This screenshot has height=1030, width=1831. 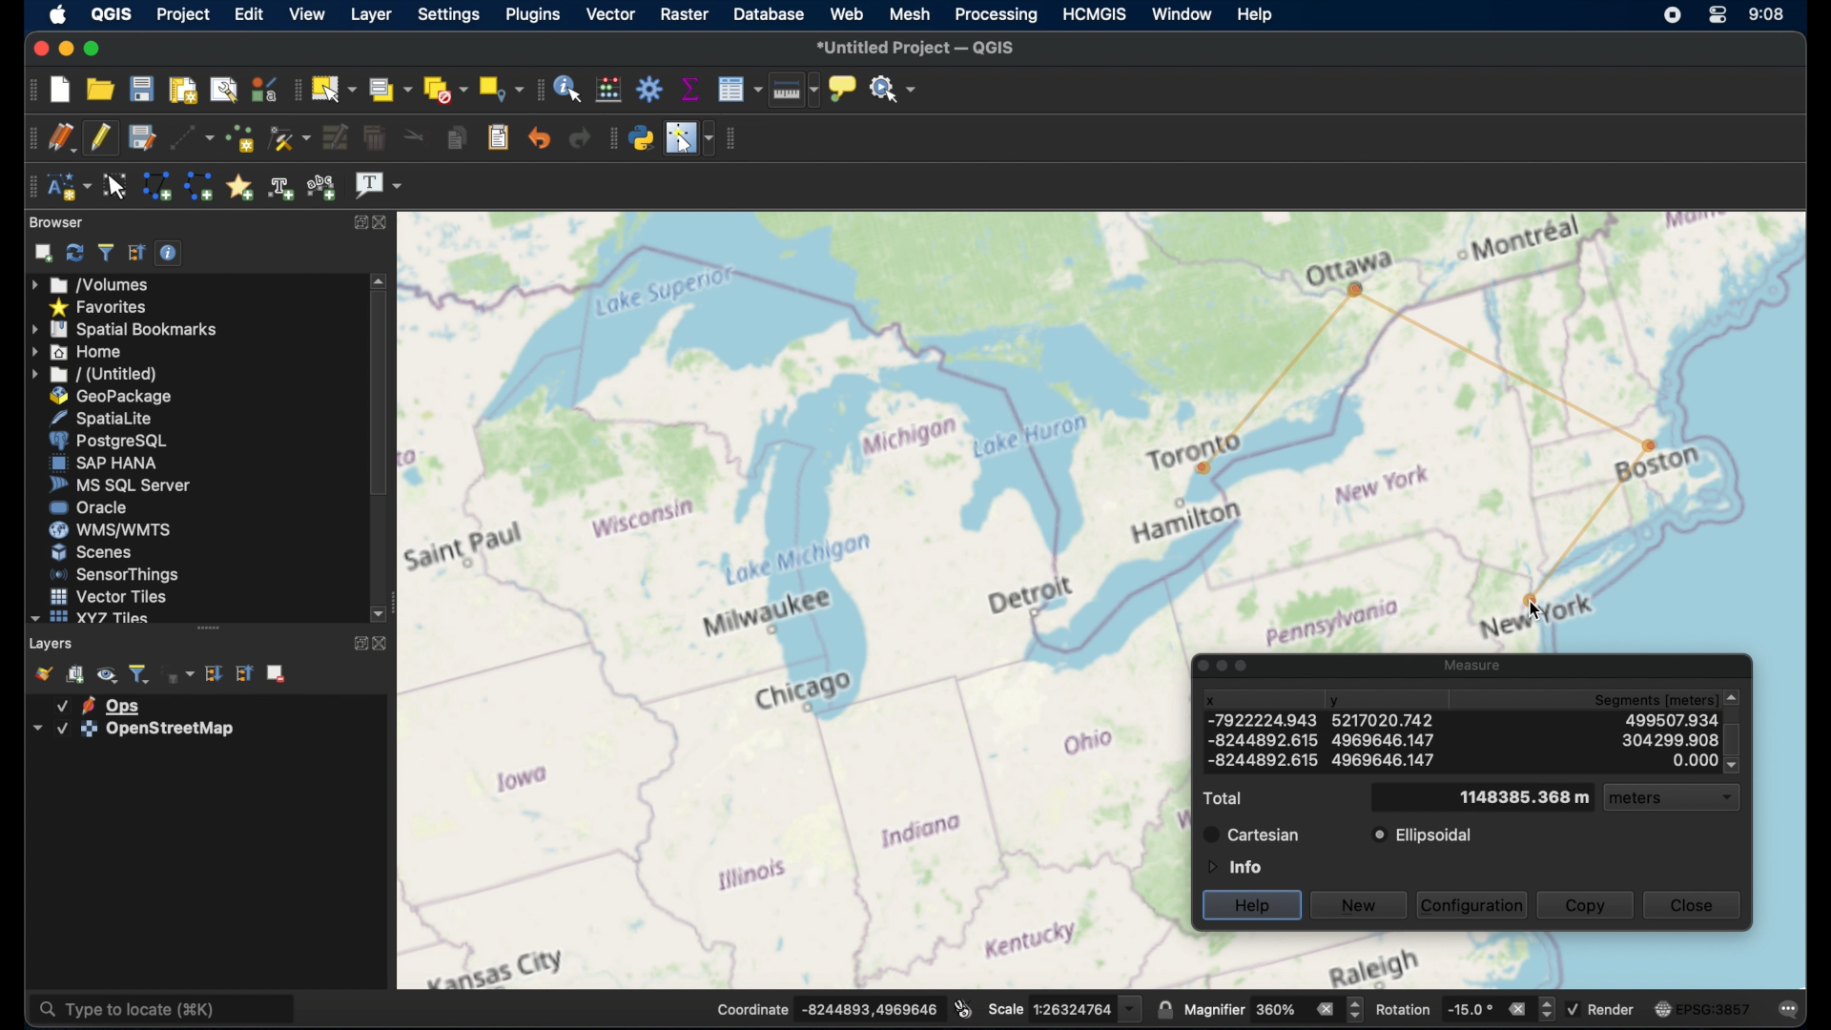 I want to click on comments, so click(x=1790, y=1007).